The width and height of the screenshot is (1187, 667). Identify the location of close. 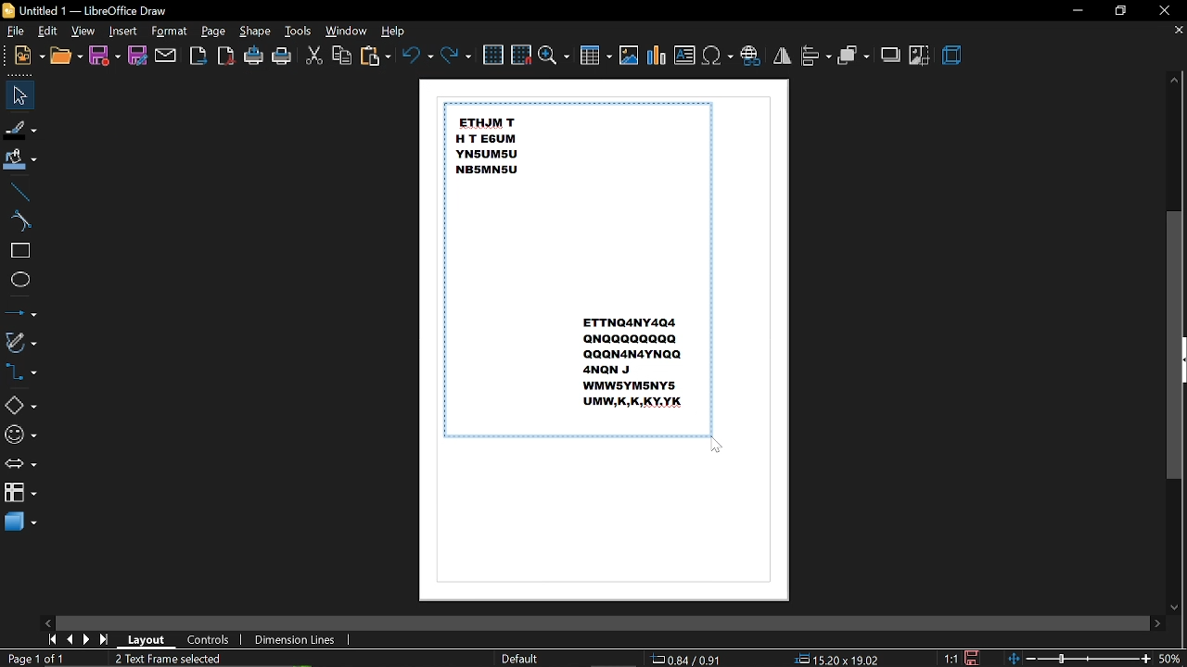
(1167, 10).